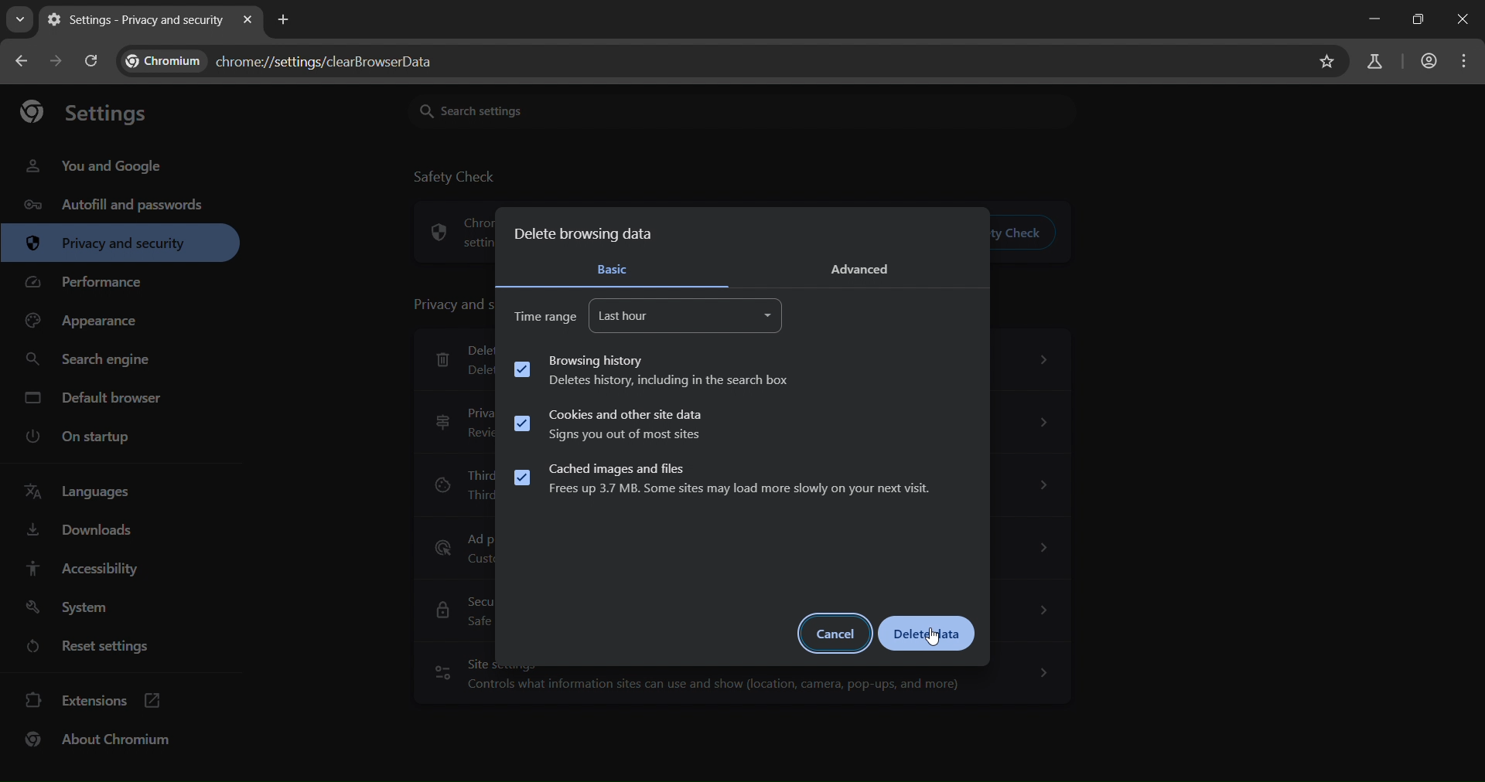  What do you see at coordinates (71, 606) in the screenshot?
I see `system` at bounding box center [71, 606].